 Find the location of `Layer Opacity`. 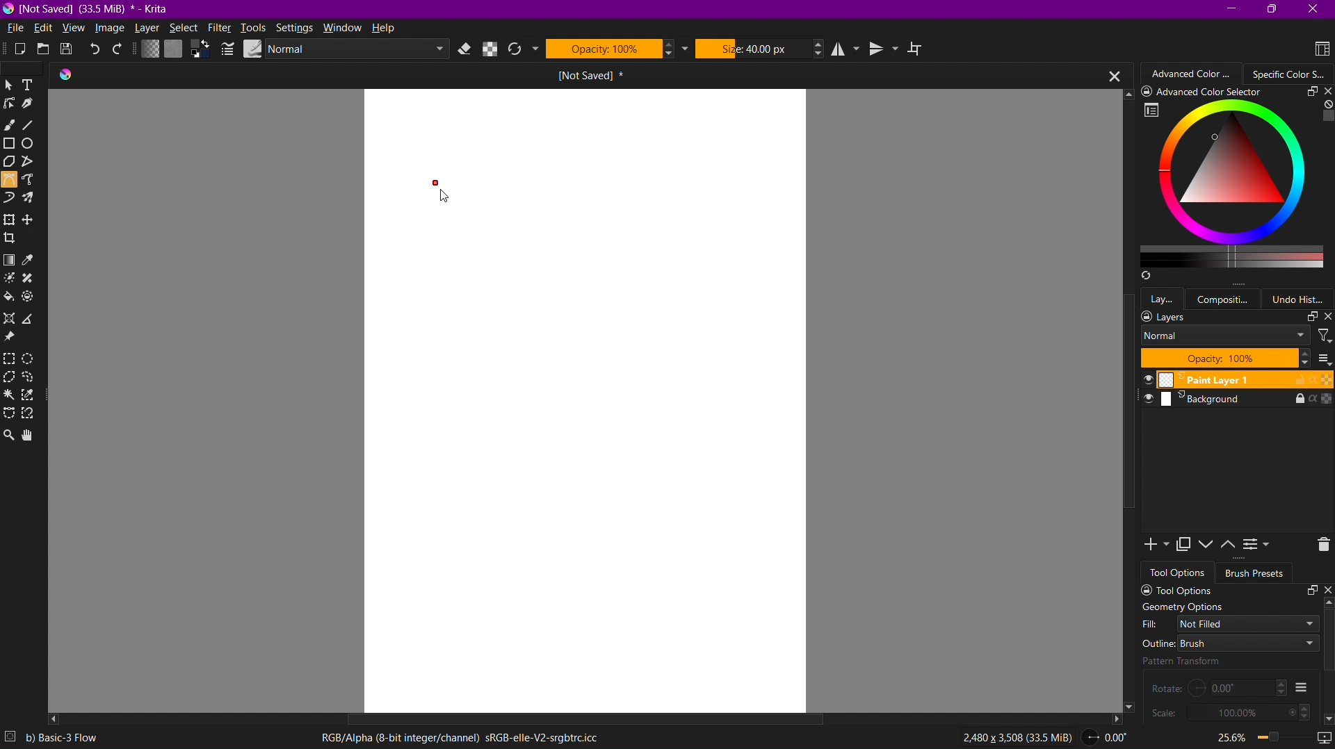

Layer Opacity is located at coordinates (1225, 358).